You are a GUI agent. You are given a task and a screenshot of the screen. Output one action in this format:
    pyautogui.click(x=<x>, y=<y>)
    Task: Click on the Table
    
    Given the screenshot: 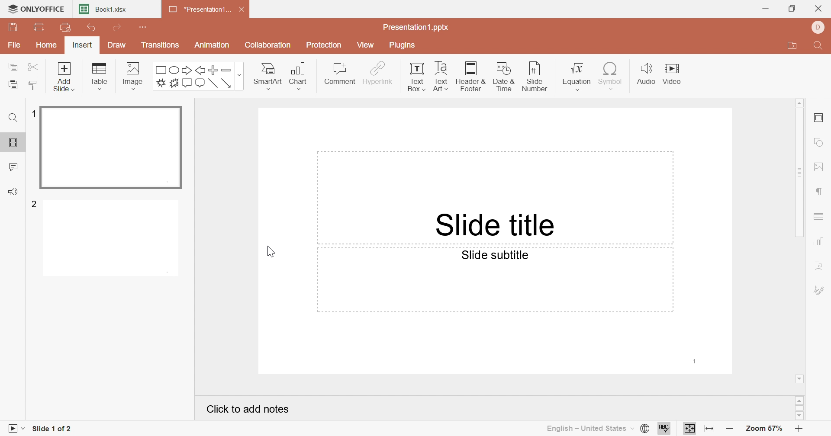 What is the action you would take?
    pyautogui.click(x=100, y=77)
    